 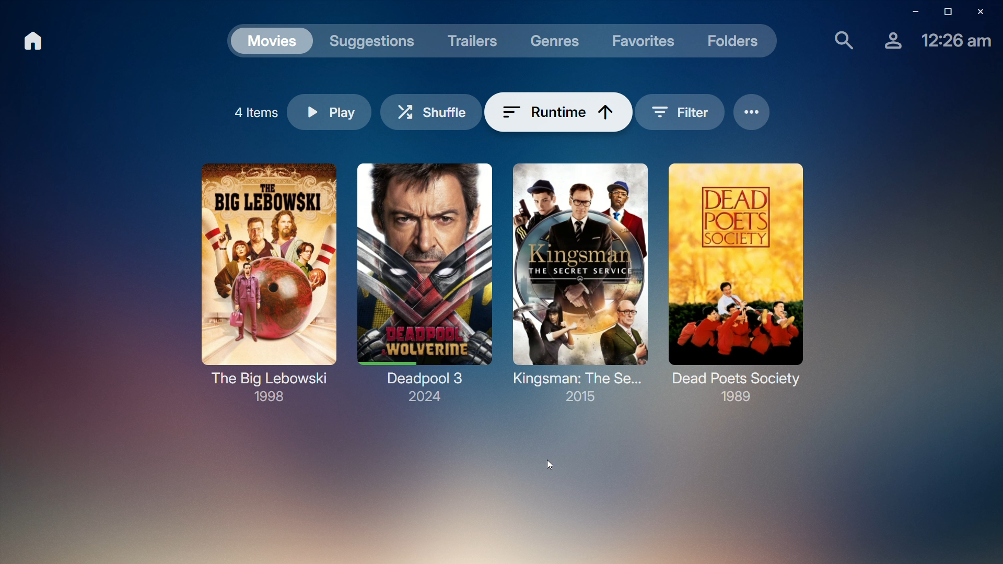 I want to click on Home, so click(x=36, y=43).